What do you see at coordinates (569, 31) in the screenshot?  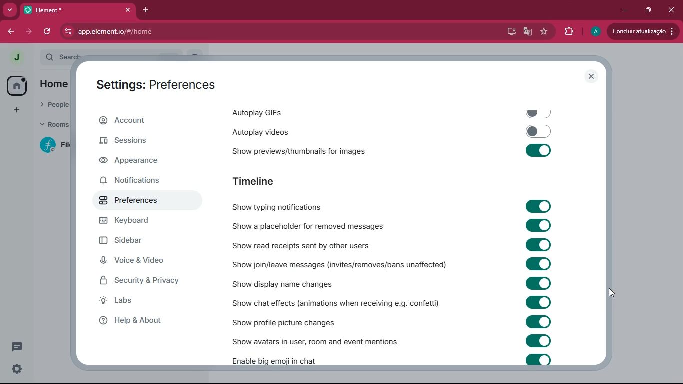 I see `extensions` at bounding box center [569, 31].